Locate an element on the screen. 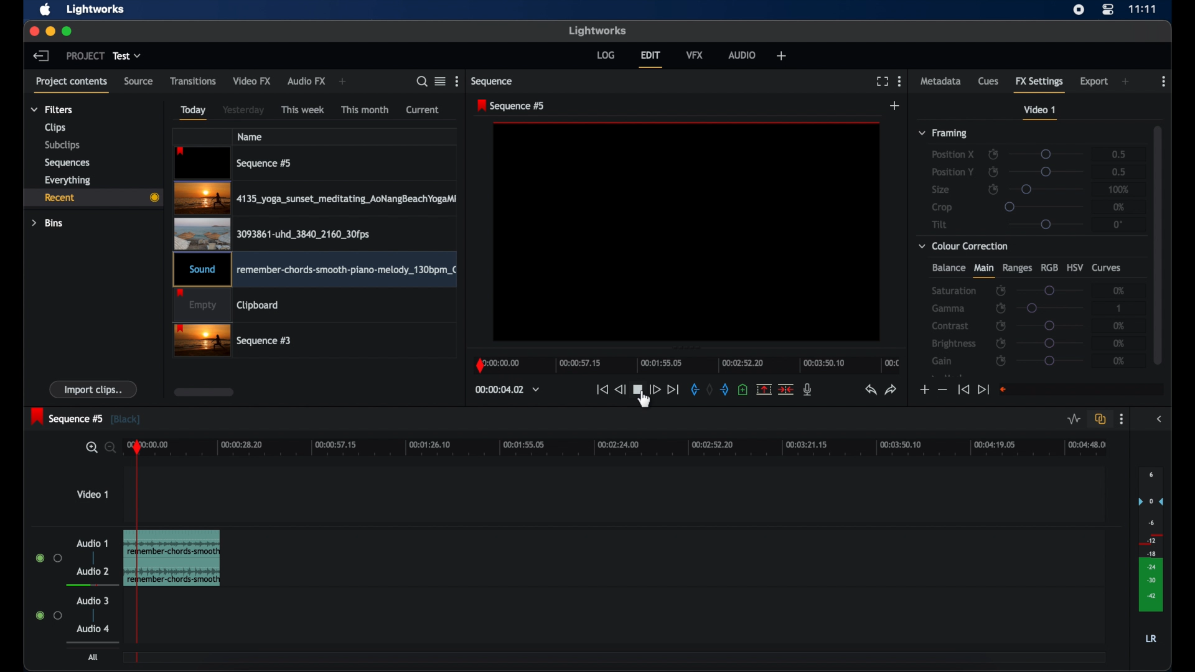  sequence 5 is located at coordinates (512, 106).